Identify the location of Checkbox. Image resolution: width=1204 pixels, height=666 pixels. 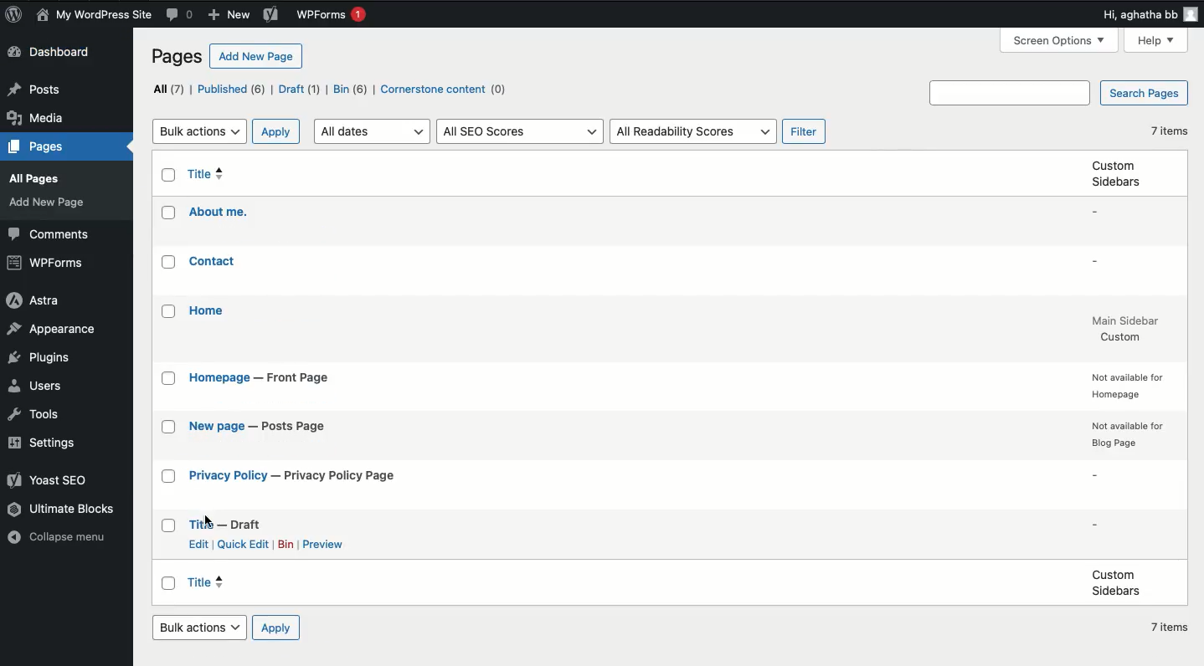
(169, 476).